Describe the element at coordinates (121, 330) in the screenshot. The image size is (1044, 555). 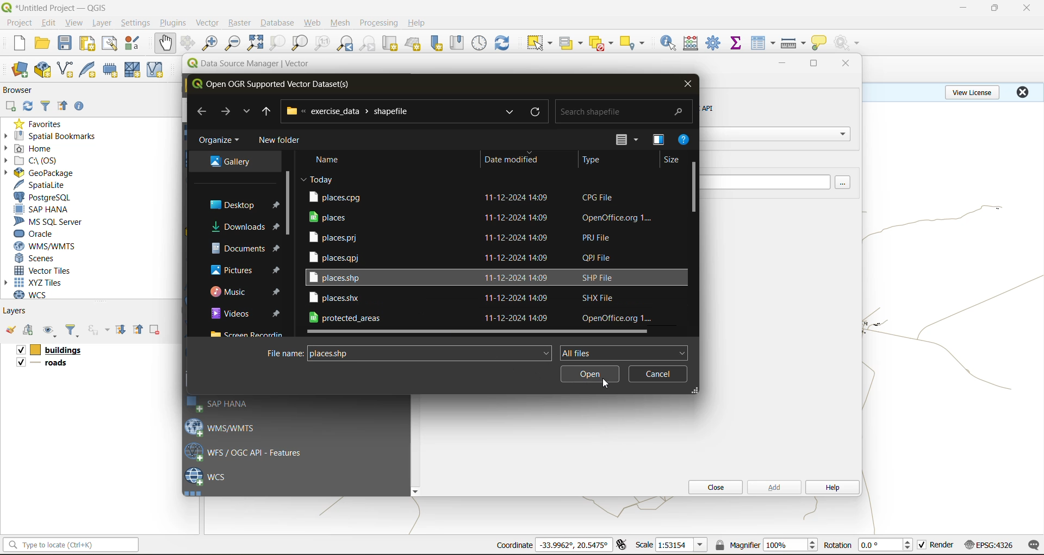
I see `expand all` at that location.